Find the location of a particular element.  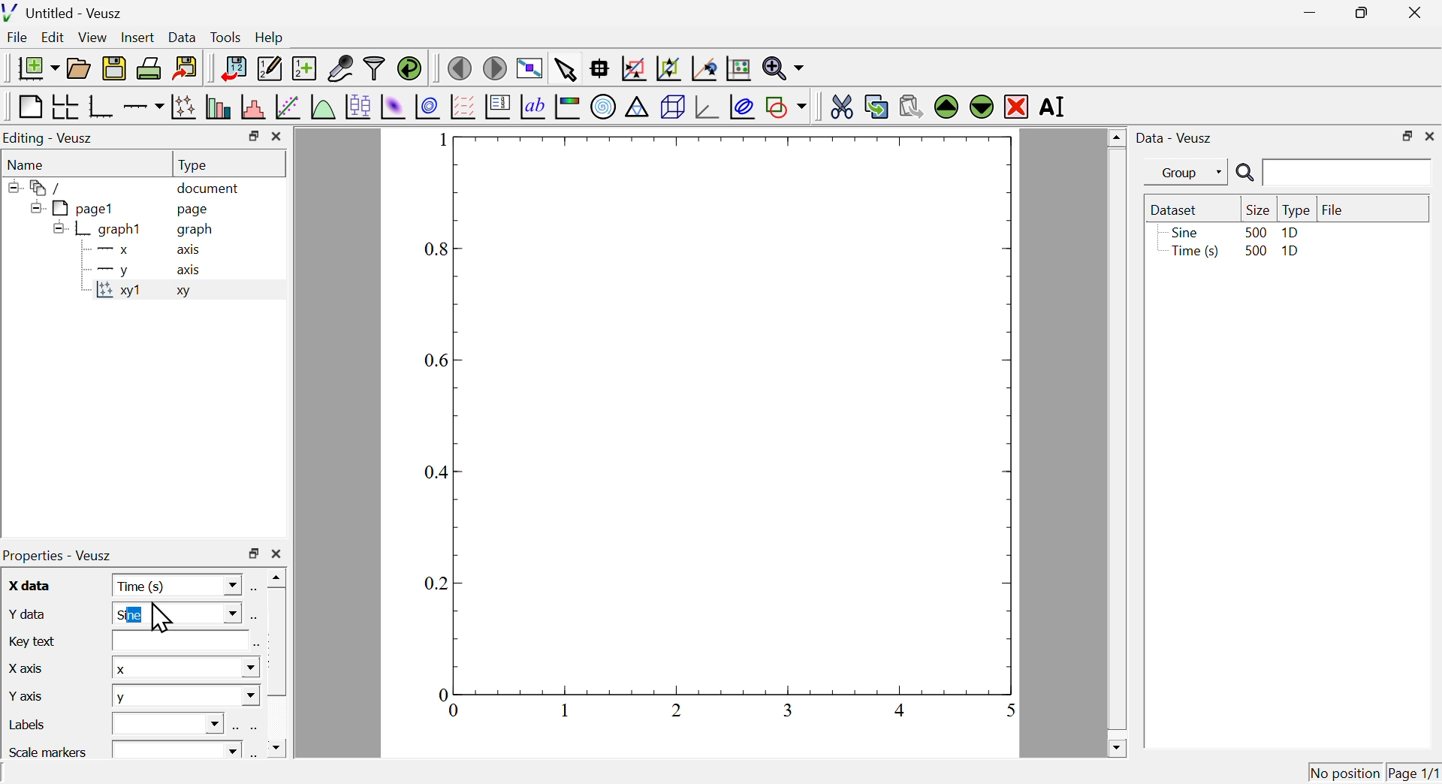

x data is located at coordinates (31, 585).